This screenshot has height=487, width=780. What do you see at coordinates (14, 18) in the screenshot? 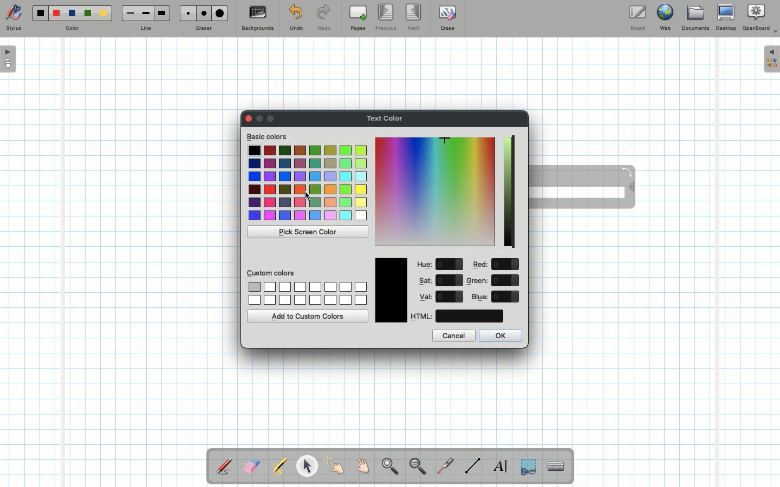
I see `Stylus` at bounding box center [14, 18].